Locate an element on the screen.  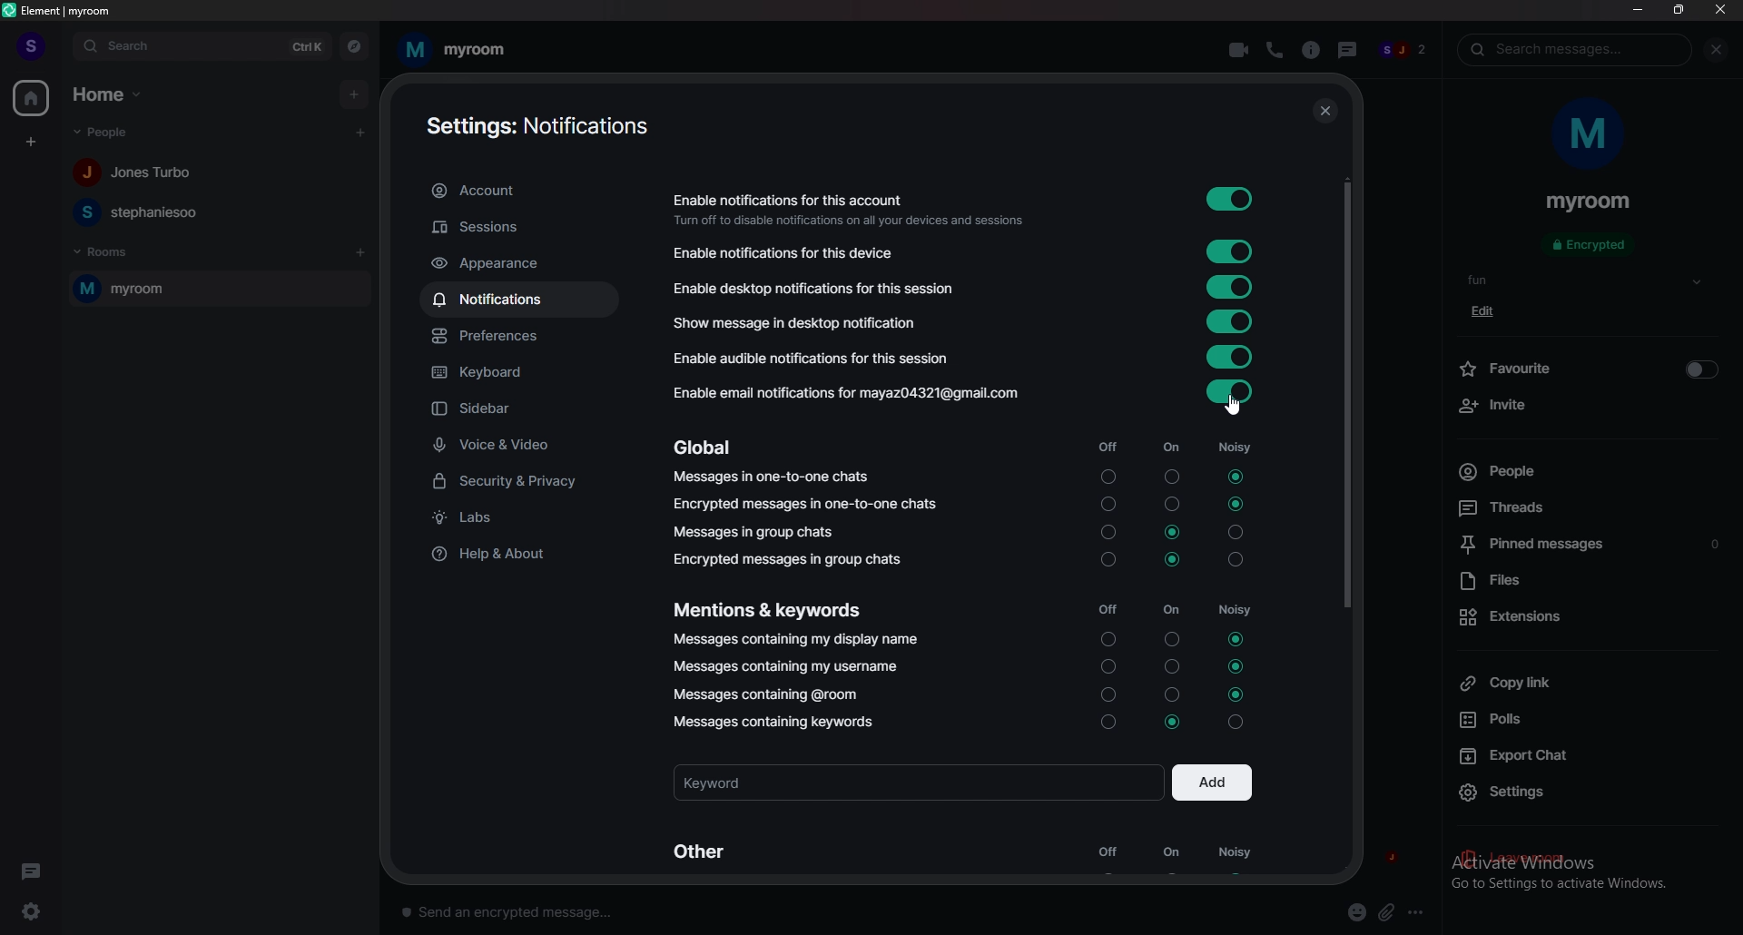
attachment is located at coordinates (1387, 913).